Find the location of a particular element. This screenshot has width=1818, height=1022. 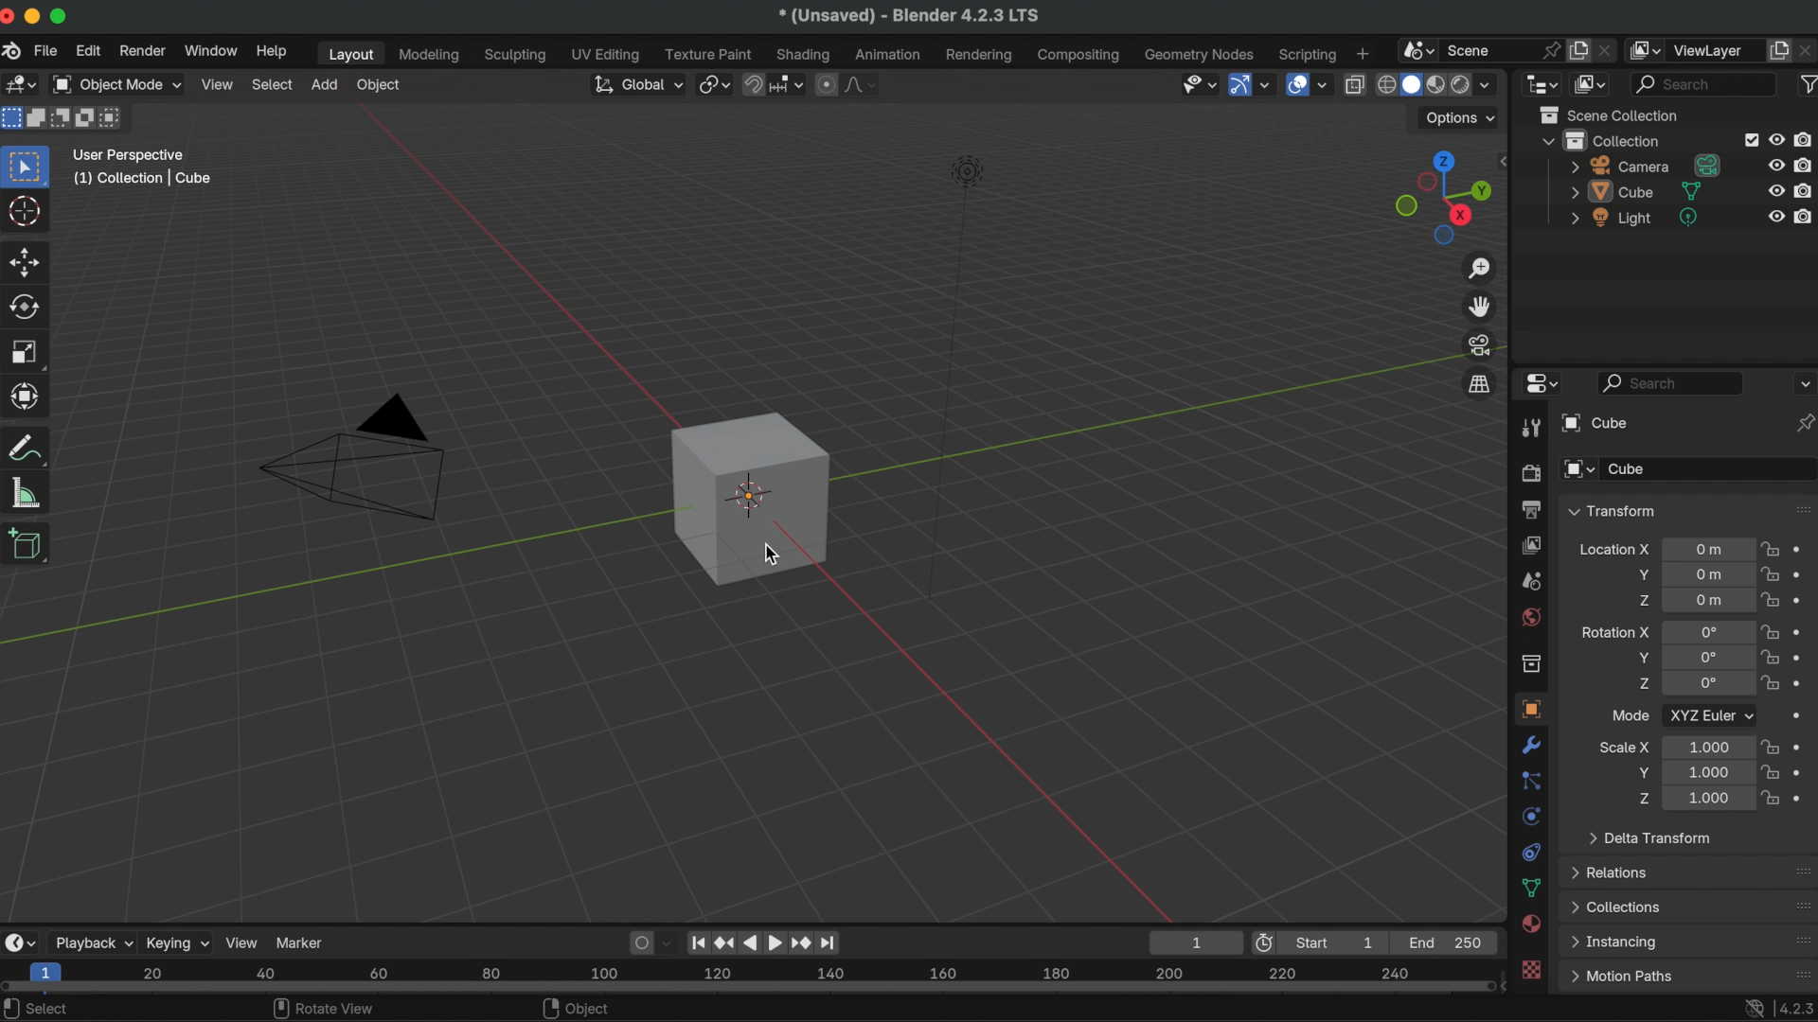

drag handles is located at coordinates (1800, 508).